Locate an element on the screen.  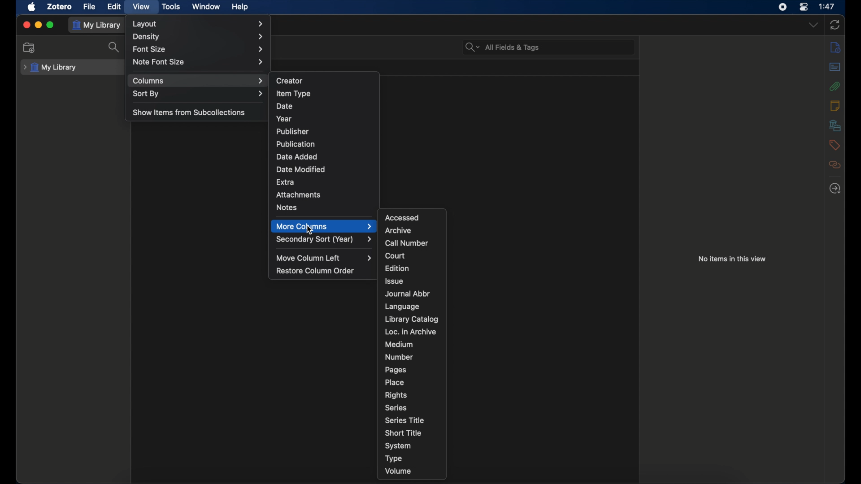
Cursor is located at coordinates (307, 230).